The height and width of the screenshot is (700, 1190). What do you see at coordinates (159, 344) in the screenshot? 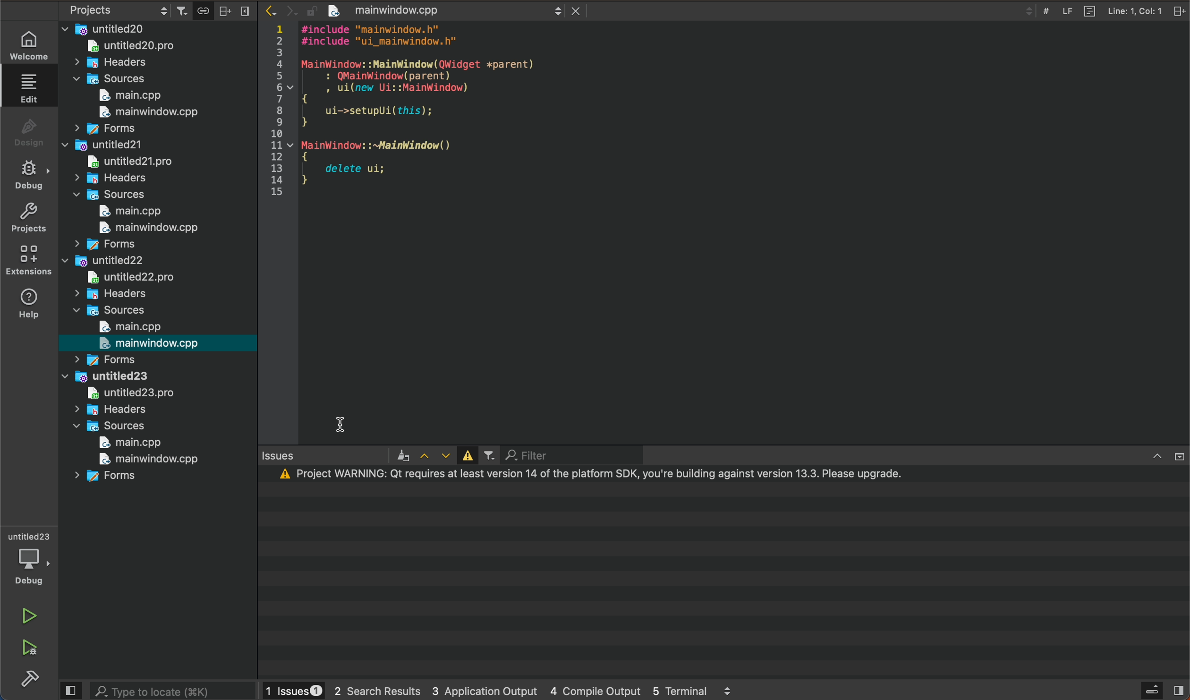
I see `main window` at bounding box center [159, 344].